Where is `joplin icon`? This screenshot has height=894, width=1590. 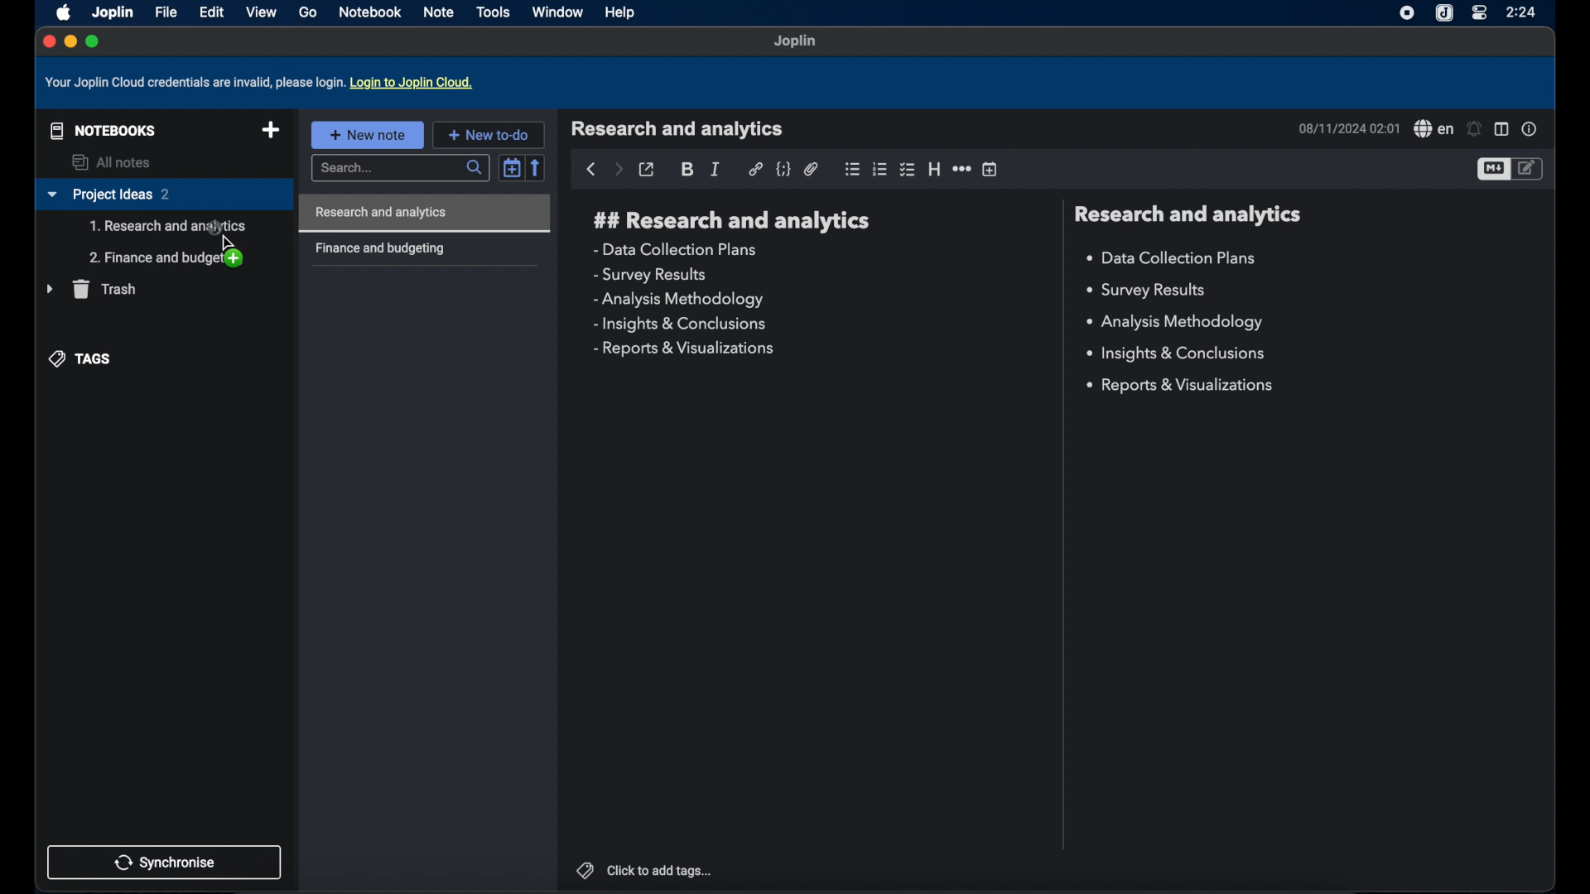
joplin icon is located at coordinates (1445, 13).